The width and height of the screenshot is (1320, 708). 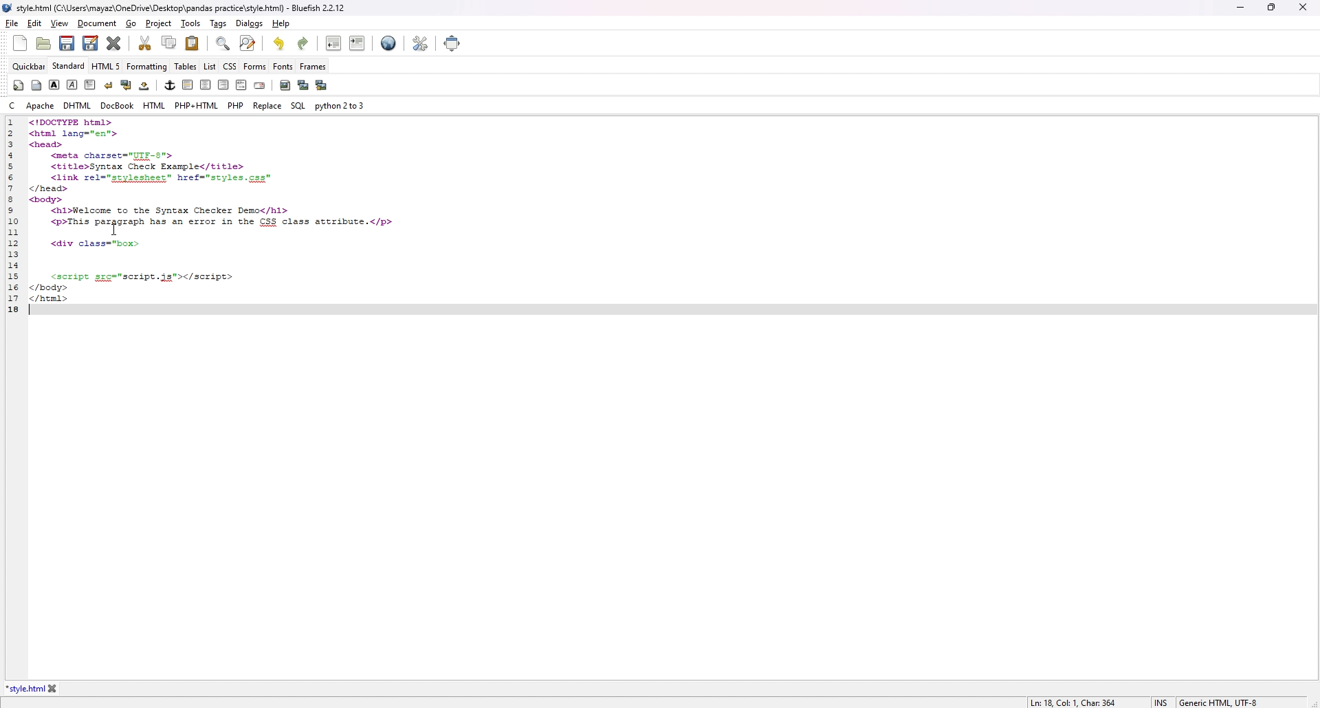 What do you see at coordinates (54, 689) in the screenshot?
I see `close tab` at bounding box center [54, 689].